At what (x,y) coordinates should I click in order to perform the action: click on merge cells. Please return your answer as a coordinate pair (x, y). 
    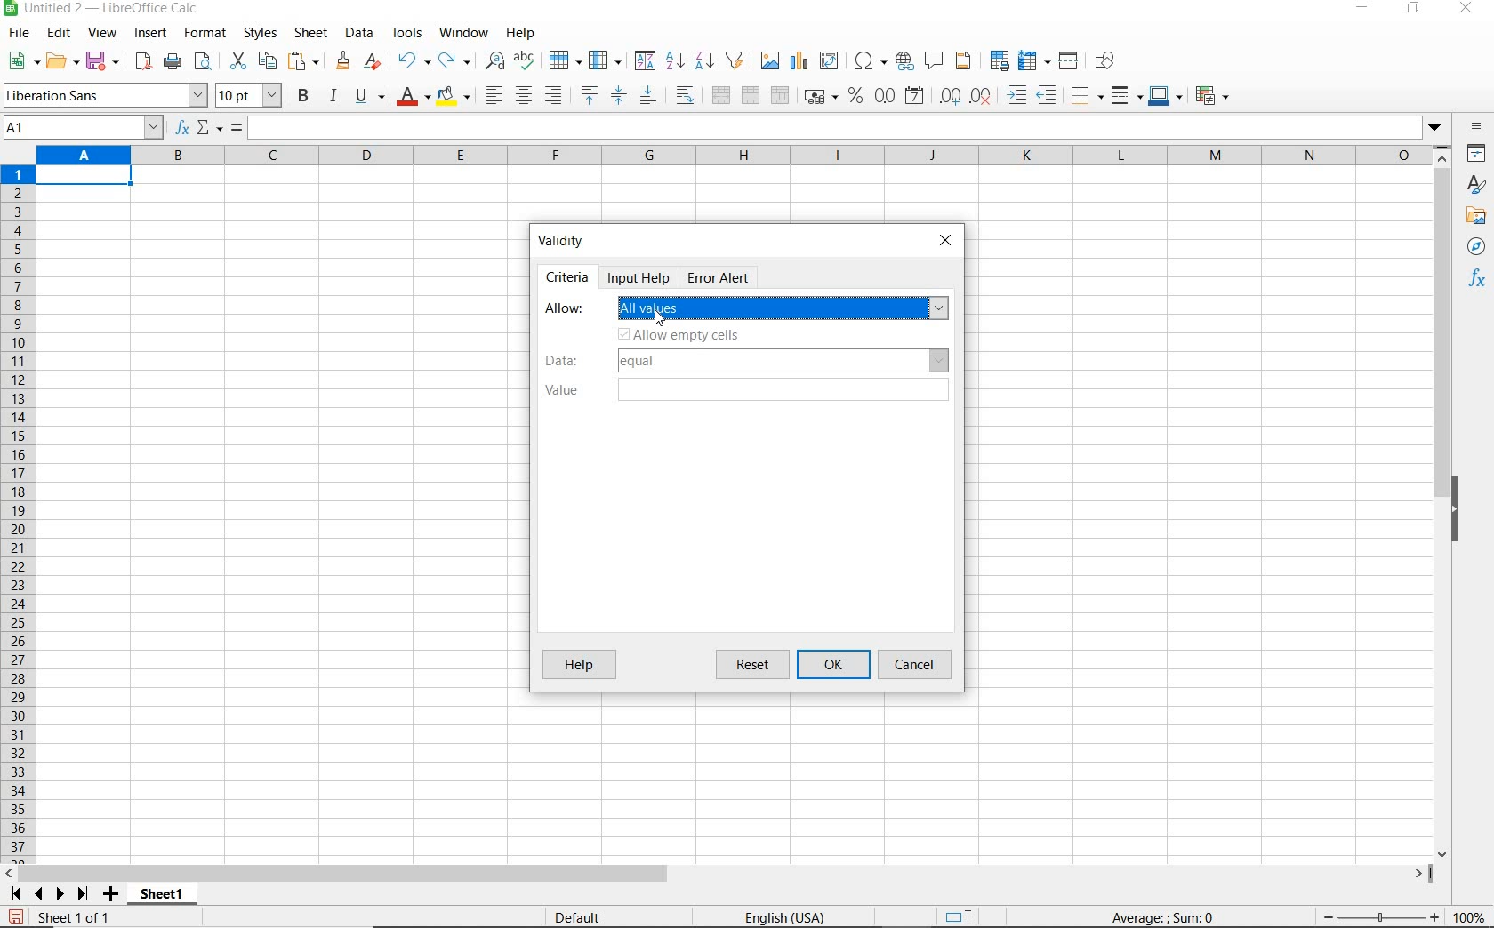
    Looking at the image, I should click on (751, 93).